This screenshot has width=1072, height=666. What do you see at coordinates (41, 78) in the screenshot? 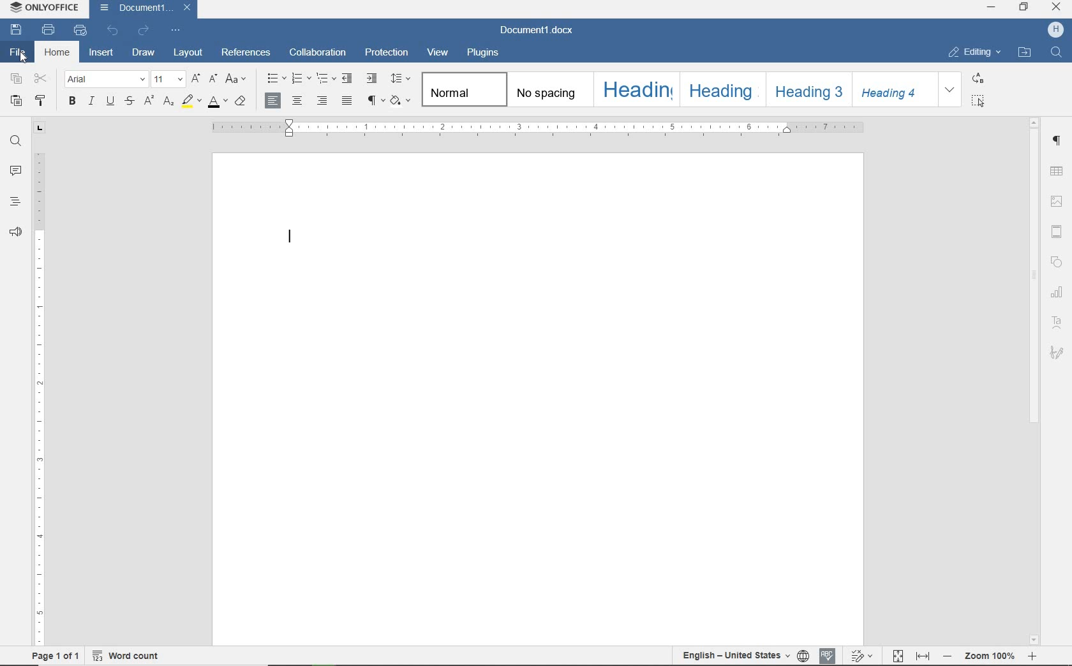
I see `cut` at bounding box center [41, 78].